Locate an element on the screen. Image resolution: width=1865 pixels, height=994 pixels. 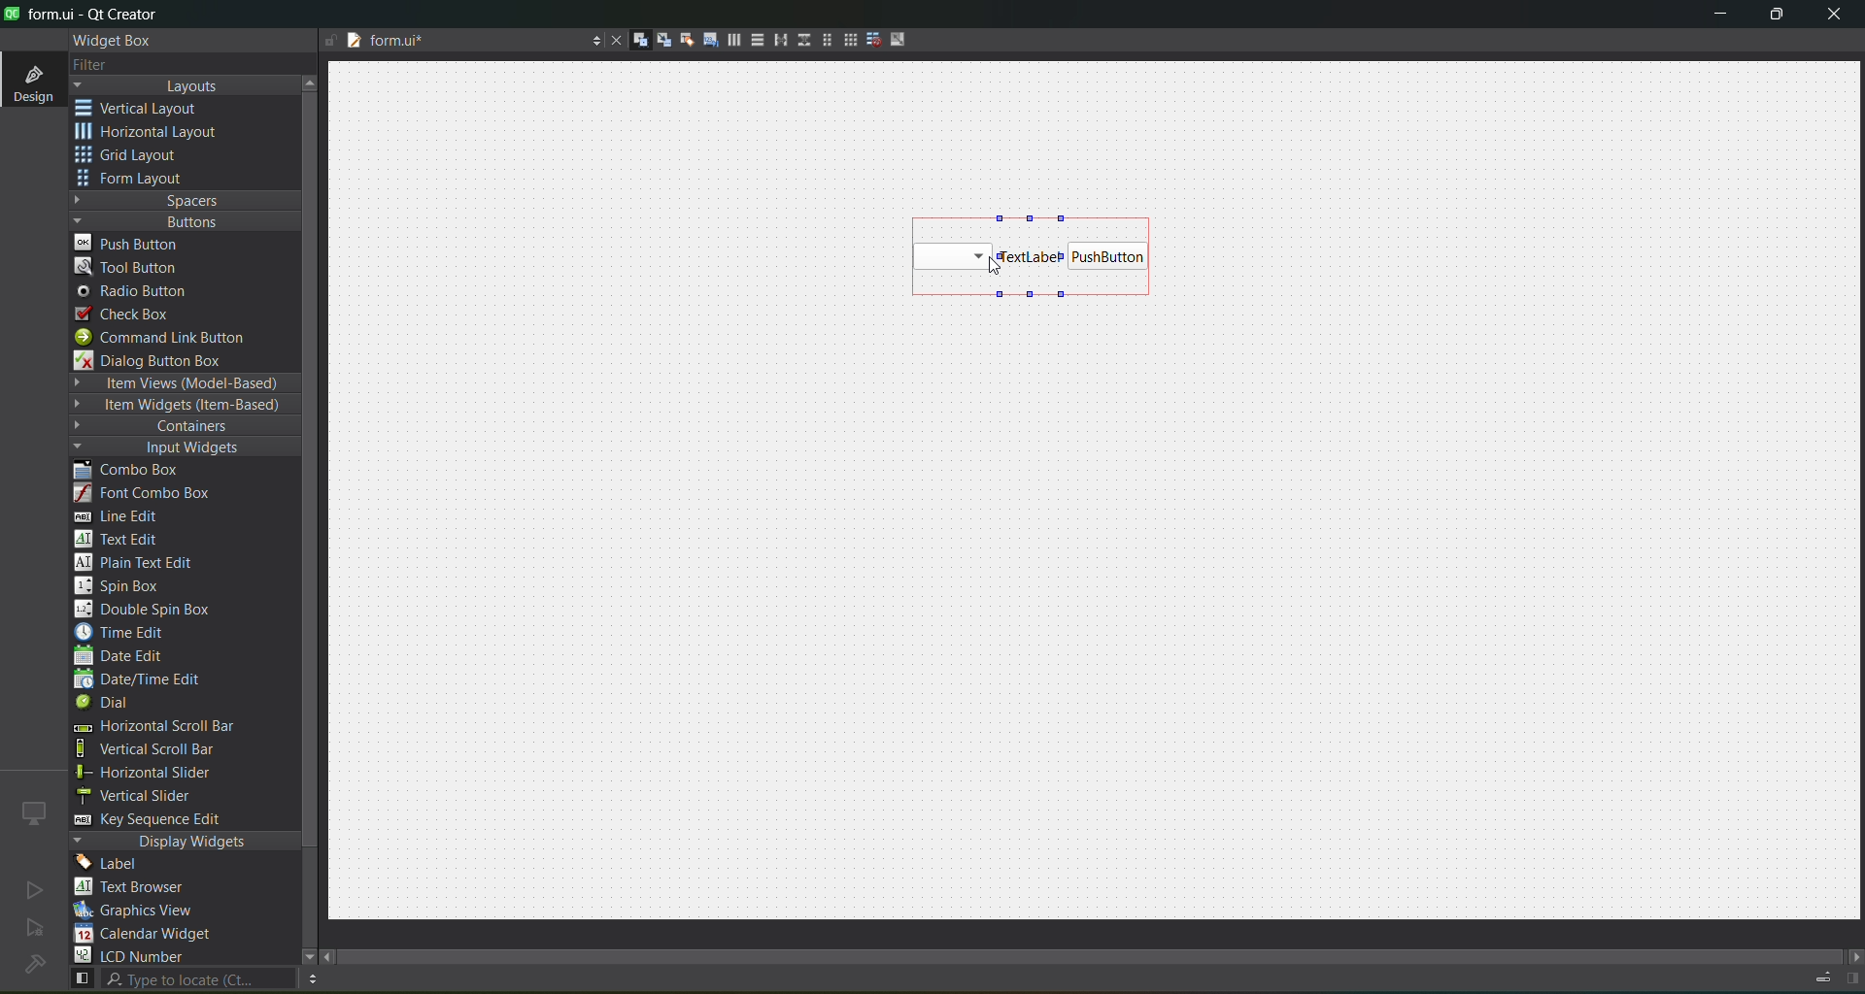
layout vertically is located at coordinates (752, 39).